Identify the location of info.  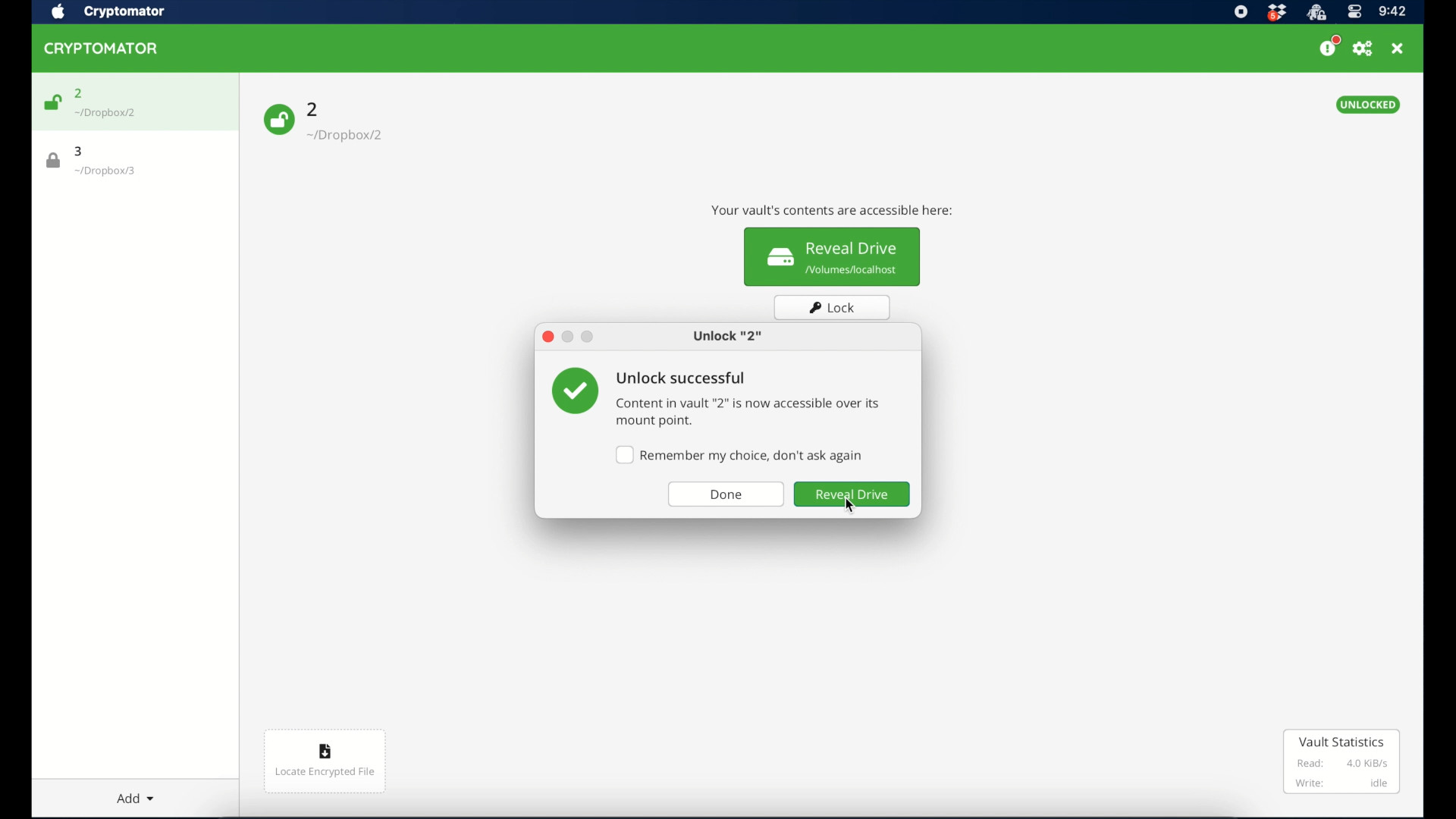
(830, 210).